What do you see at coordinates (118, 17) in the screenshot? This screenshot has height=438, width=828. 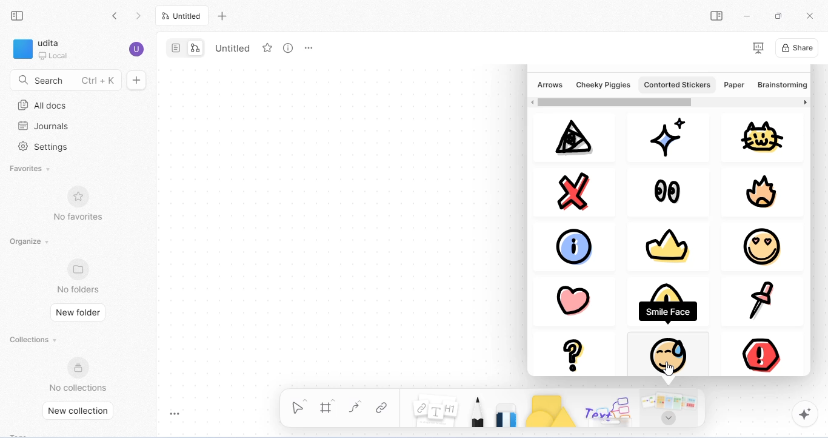 I see `go back` at bounding box center [118, 17].